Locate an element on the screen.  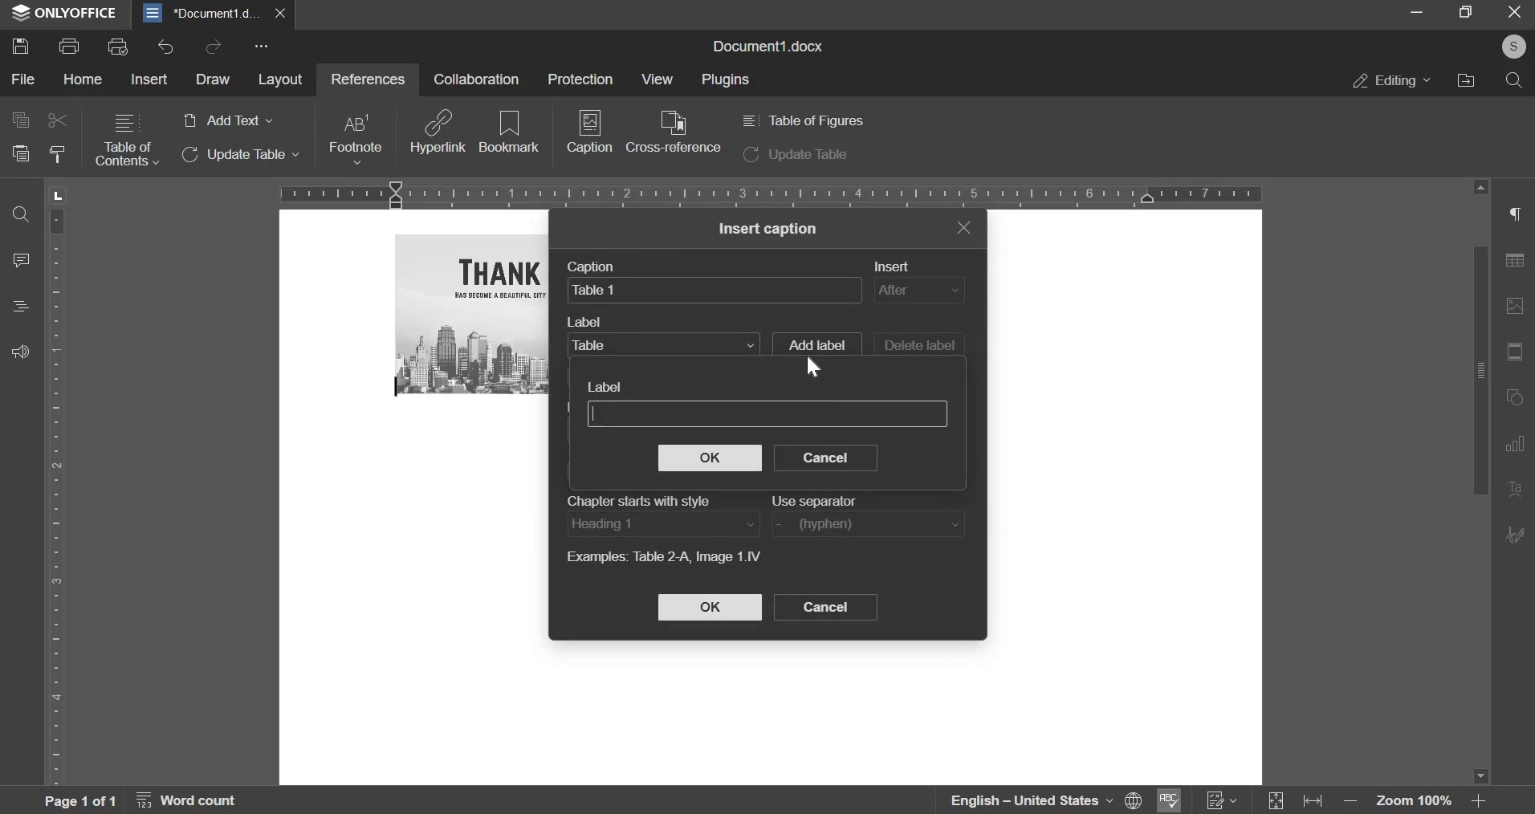
Example is located at coordinates (663, 556).